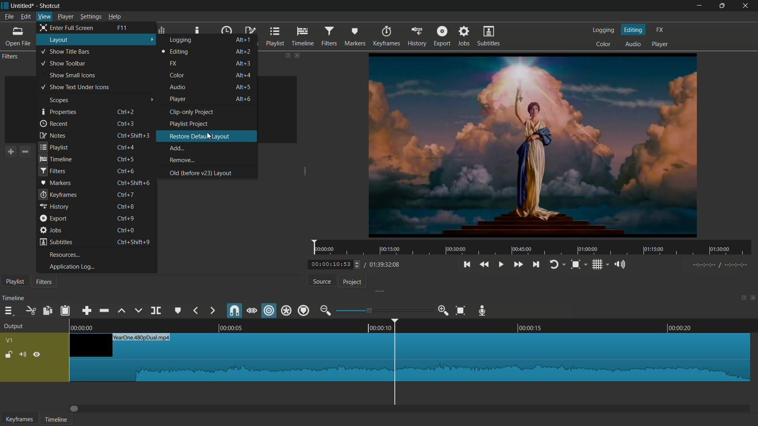 The image size is (758, 426). I want to click on toggle grid, so click(598, 265).